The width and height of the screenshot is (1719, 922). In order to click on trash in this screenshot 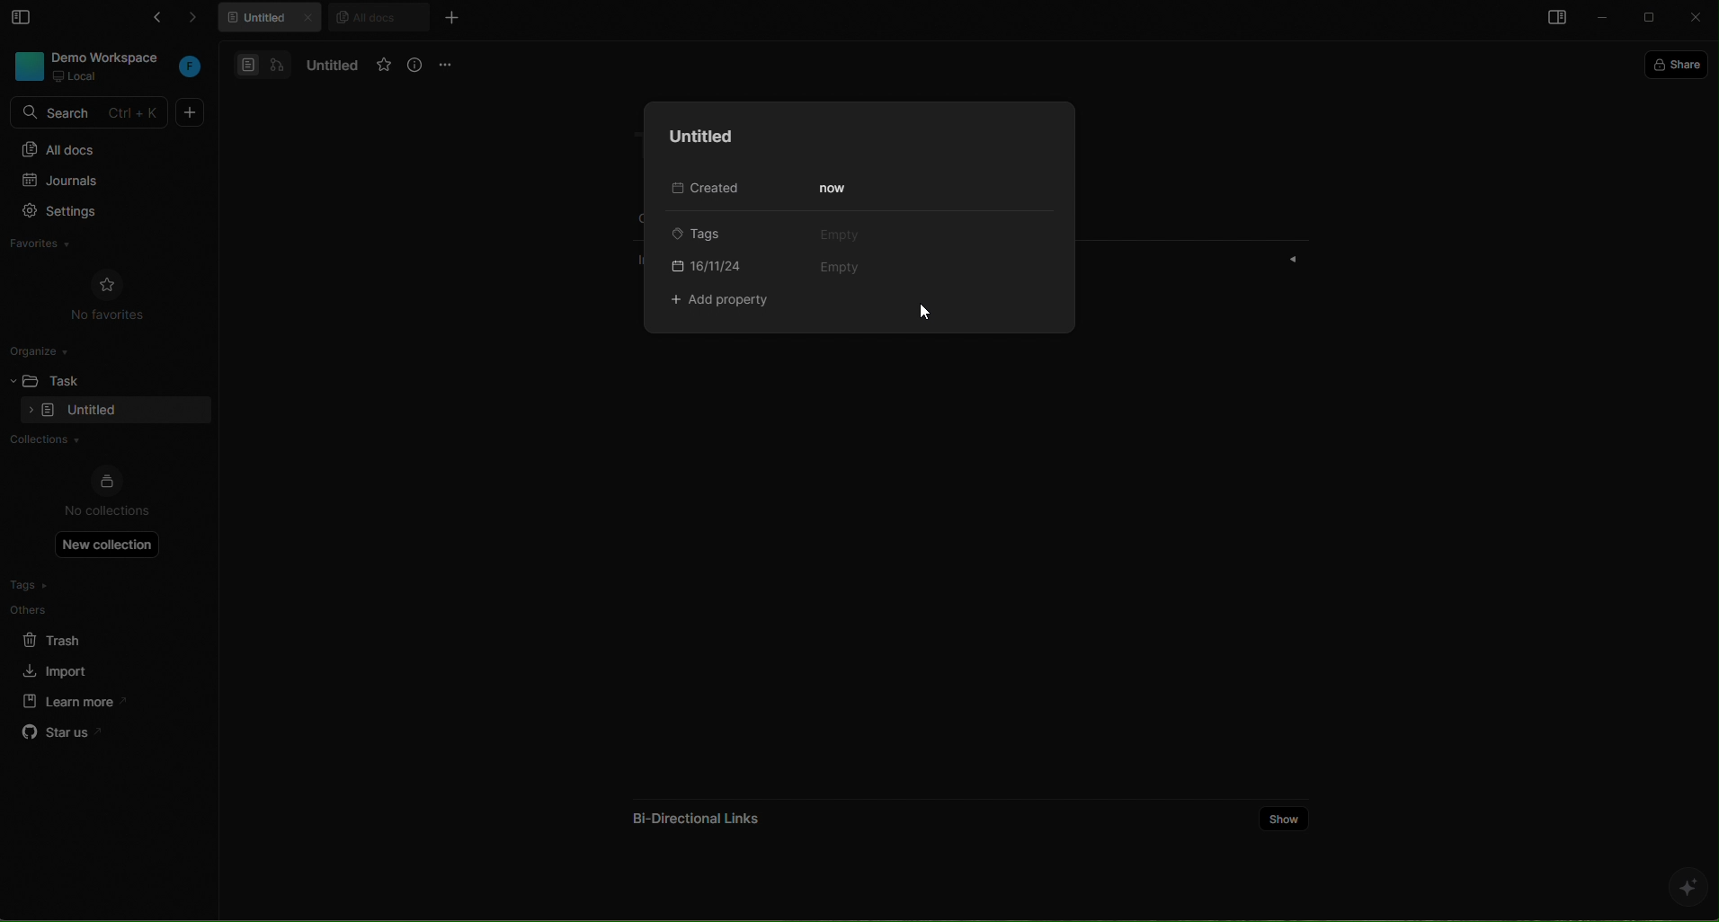, I will do `click(67, 637)`.